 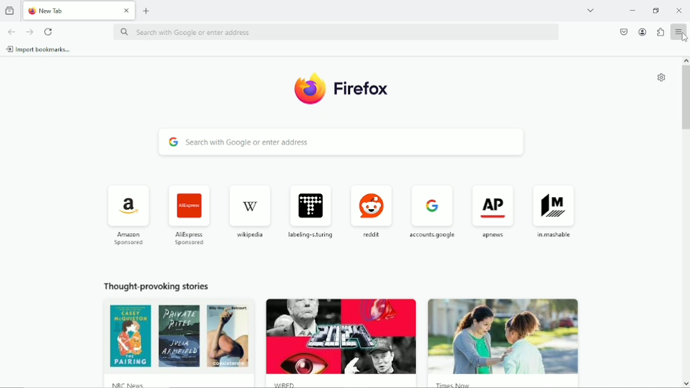 What do you see at coordinates (340, 143) in the screenshot?
I see `search bar` at bounding box center [340, 143].